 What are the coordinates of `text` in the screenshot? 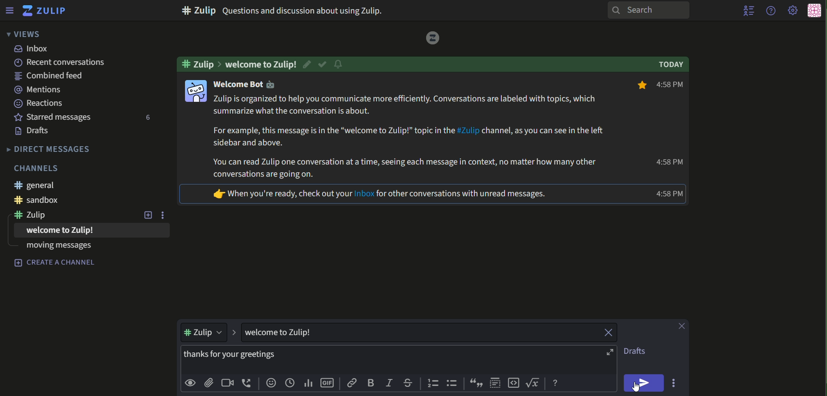 It's located at (53, 200).